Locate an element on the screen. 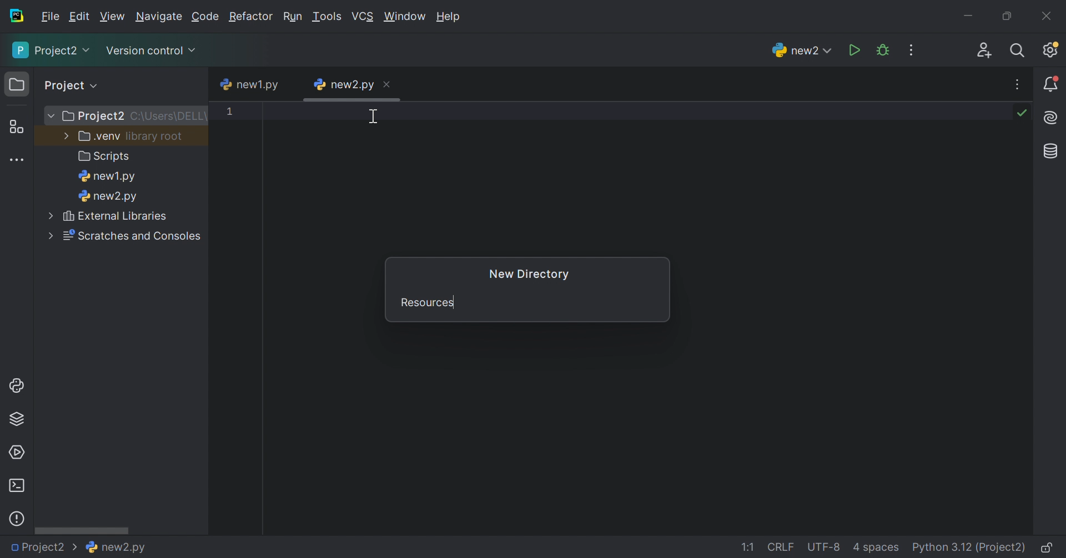 The width and height of the screenshot is (1066, 558). new2.py is located at coordinates (112, 196).